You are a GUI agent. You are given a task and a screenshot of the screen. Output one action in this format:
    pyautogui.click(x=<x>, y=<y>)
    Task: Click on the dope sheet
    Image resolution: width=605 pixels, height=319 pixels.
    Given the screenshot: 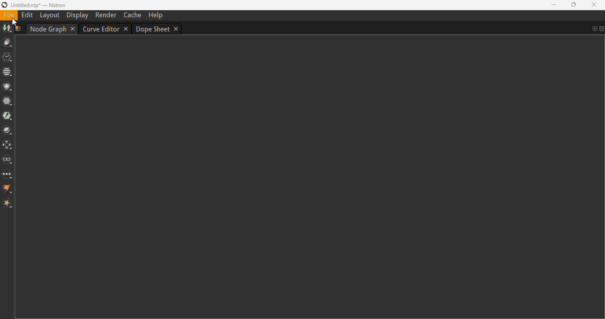 What is the action you would take?
    pyautogui.click(x=153, y=29)
    